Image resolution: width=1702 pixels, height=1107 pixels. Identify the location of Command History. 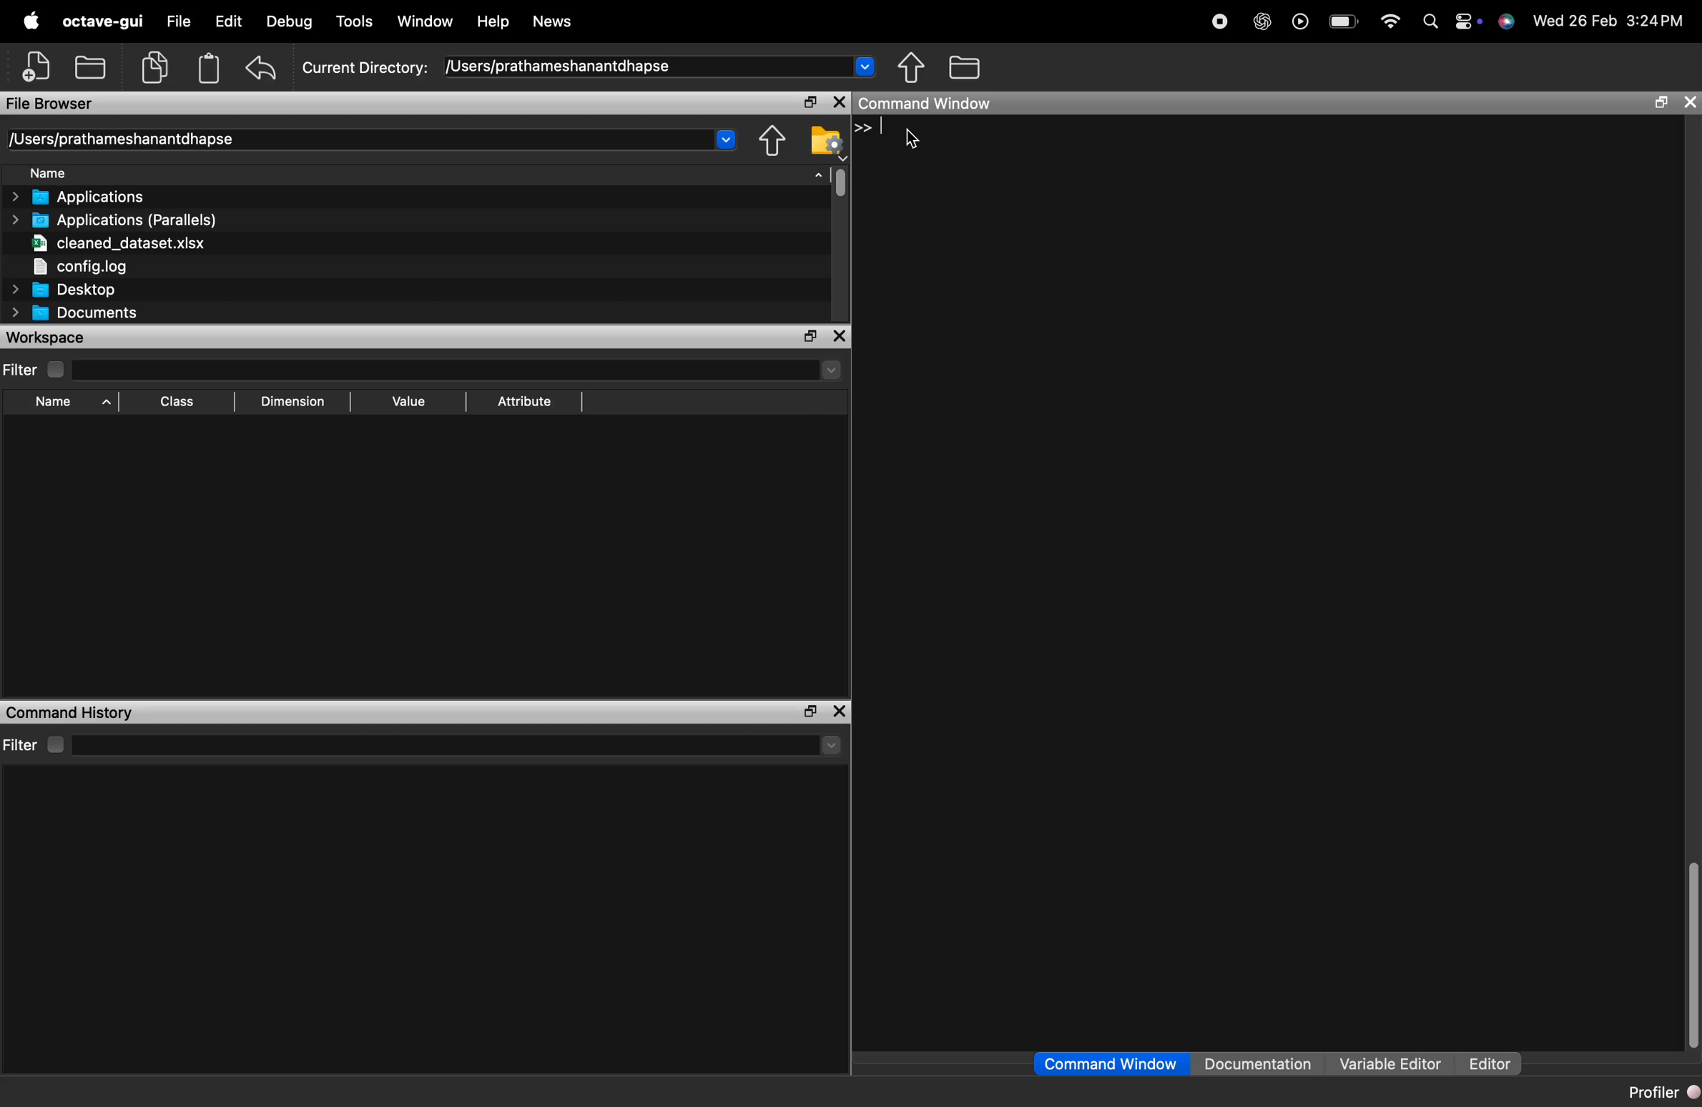
(69, 712).